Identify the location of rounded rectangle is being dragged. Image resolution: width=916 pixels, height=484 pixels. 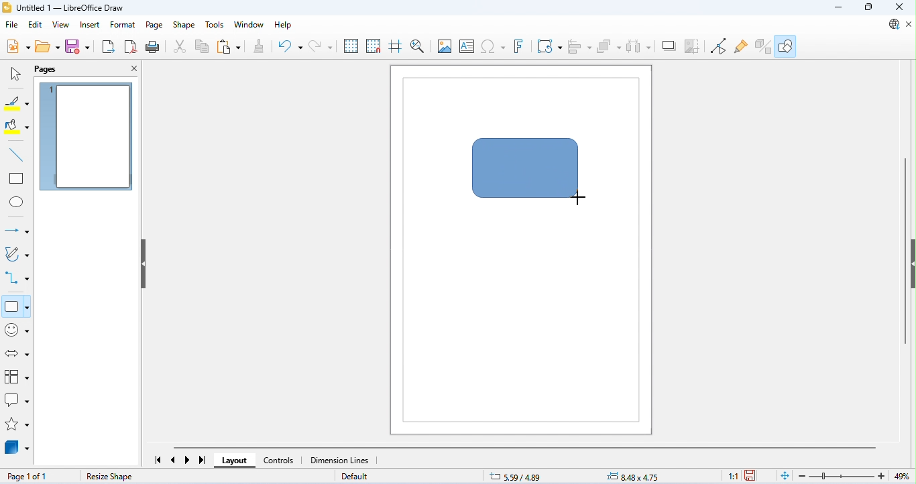
(528, 170).